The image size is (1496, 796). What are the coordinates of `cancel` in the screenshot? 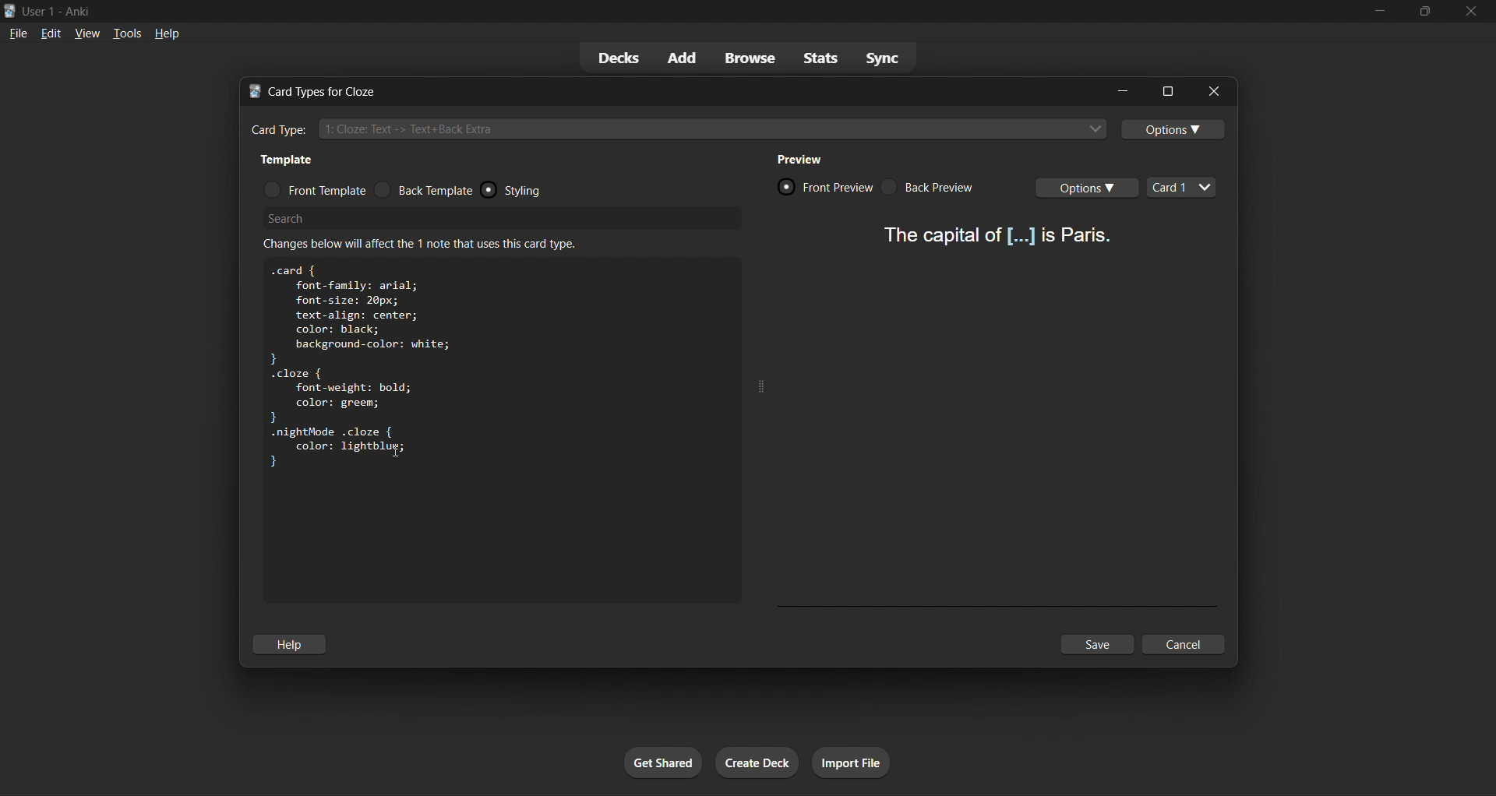 It's located at (1184, 643).